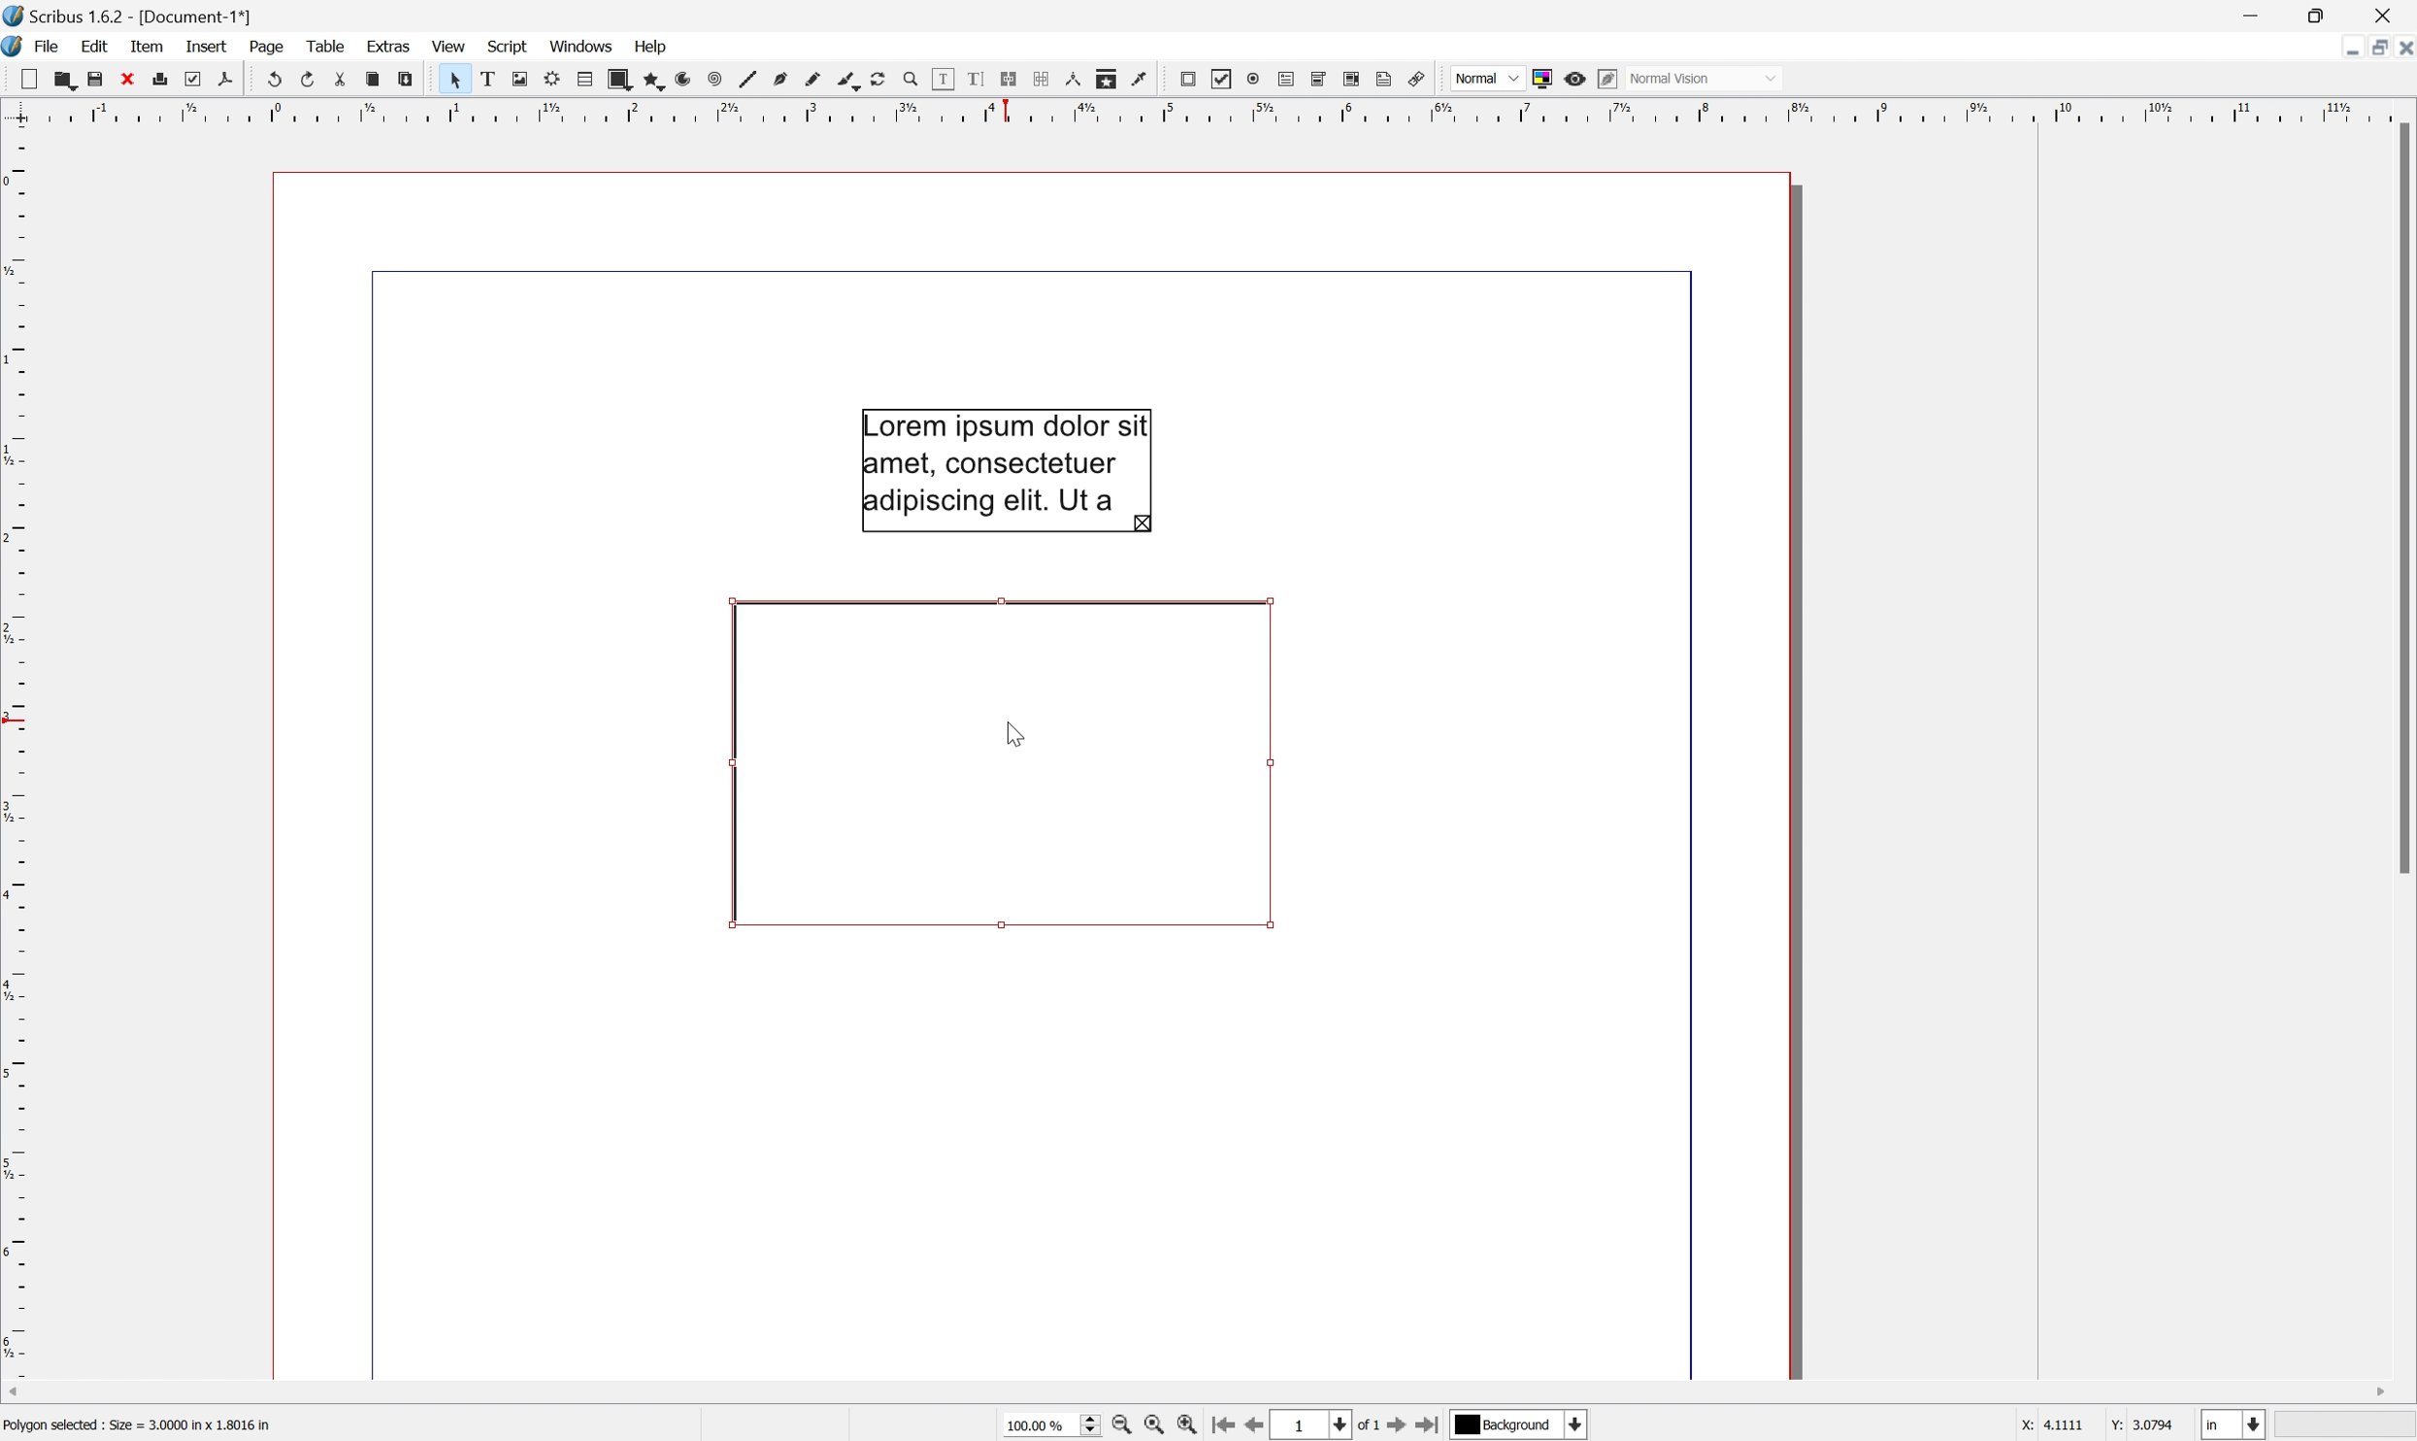 The height and width of the screenshot is (1441, 2417). Describe the element at coordinates (307, 80) in the screenshot. I see `Redo` at that location.